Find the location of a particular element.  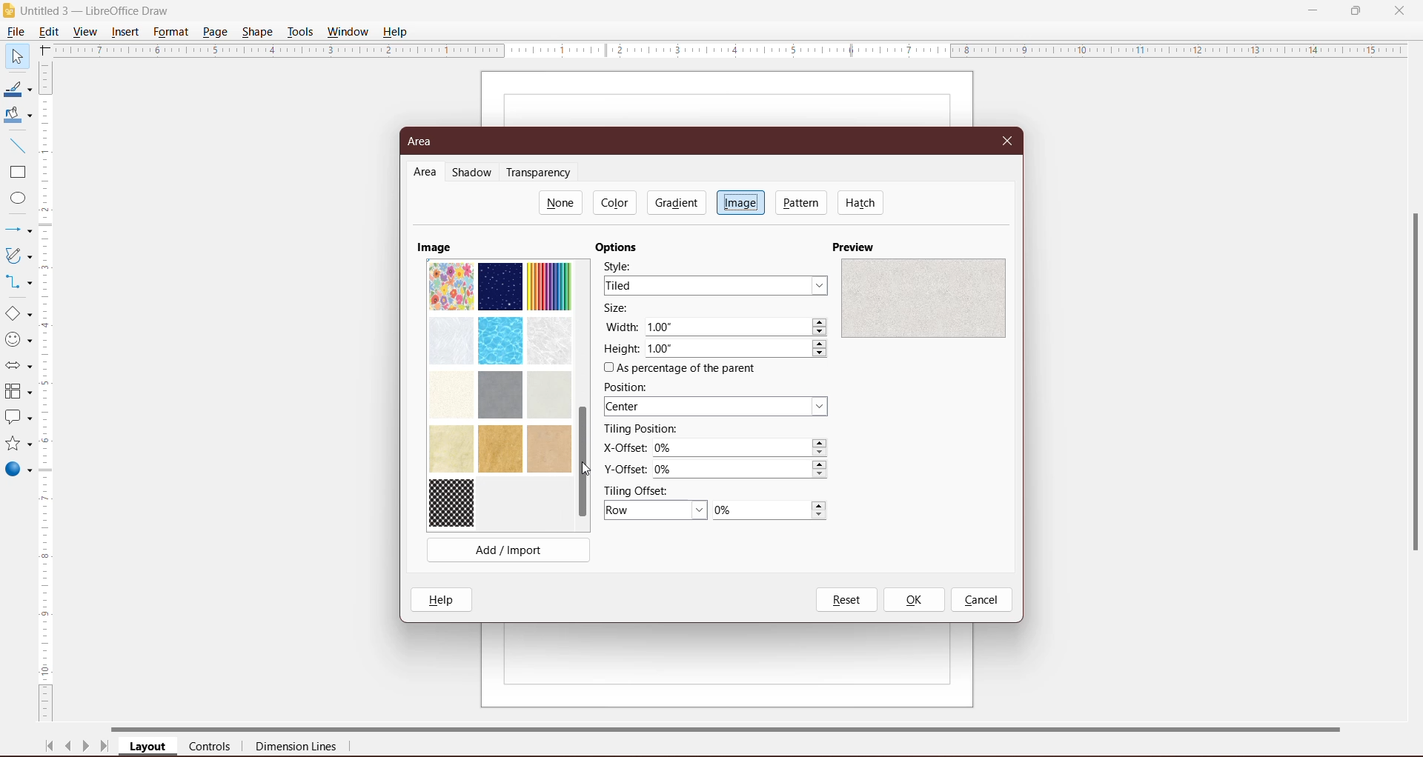

Close is located at coordinates (1008, 139).